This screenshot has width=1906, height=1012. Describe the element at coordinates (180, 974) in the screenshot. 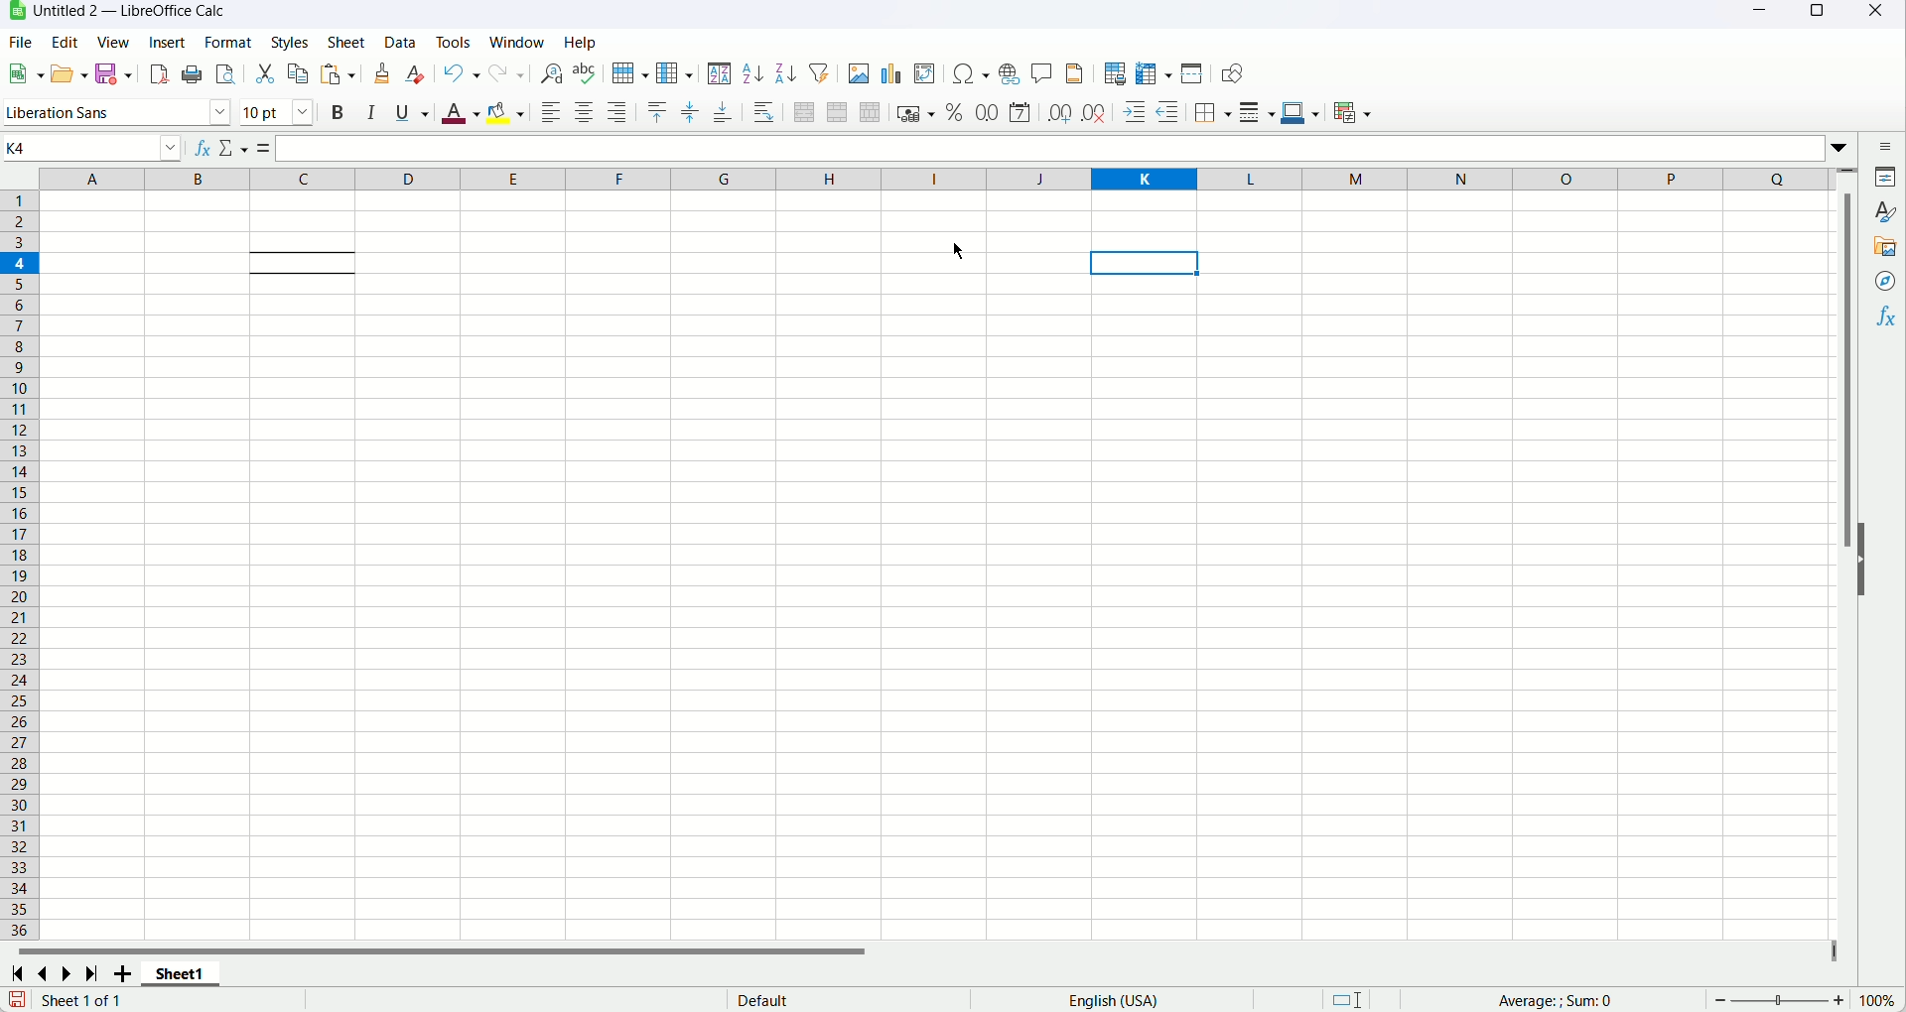

I see `Sheet name` at that location.